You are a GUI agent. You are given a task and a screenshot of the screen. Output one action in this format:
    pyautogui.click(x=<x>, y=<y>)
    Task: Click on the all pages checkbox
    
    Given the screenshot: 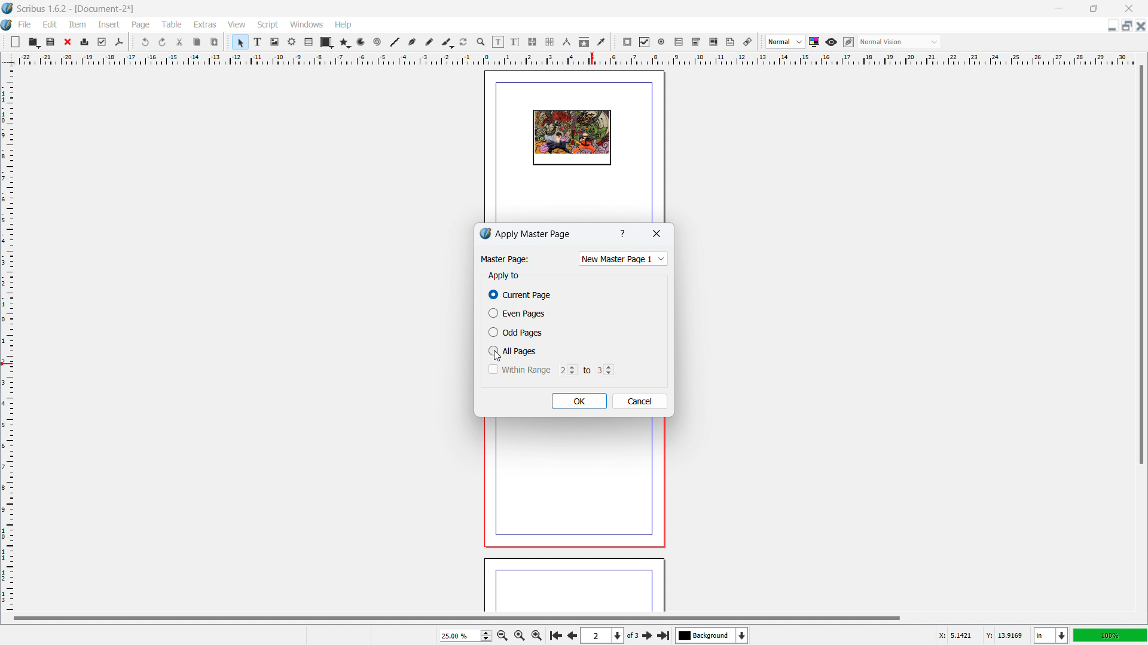 What is the action you would take?
    pyautogui.click(x=514, y=351)
    